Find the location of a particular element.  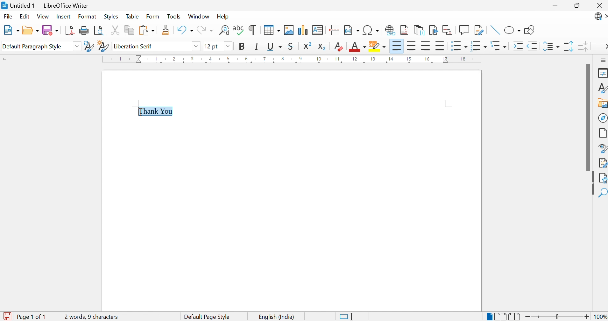

Table is located at coordinates (134, 17).